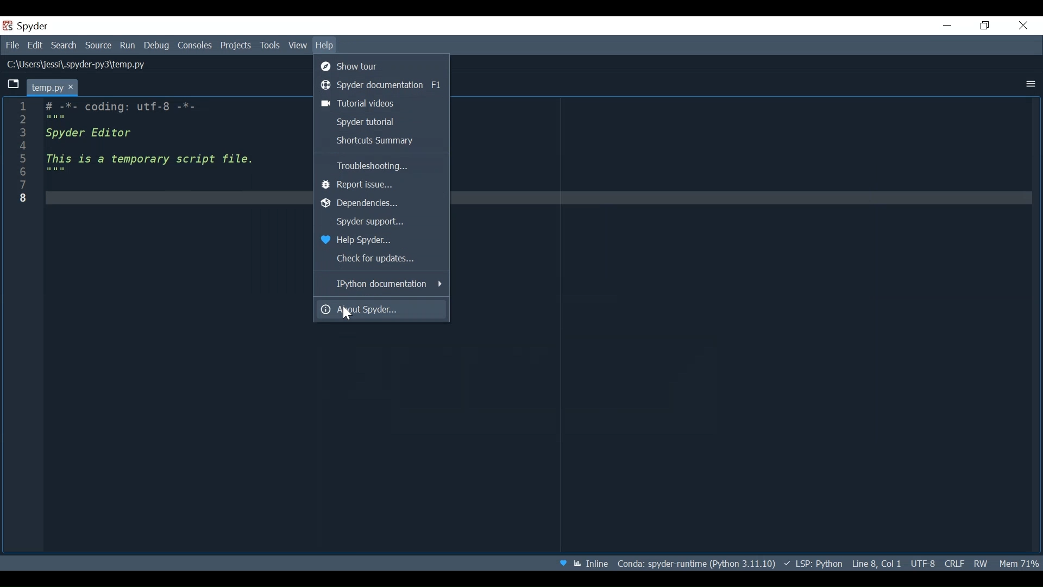  Describe the element at coordinates (81, 65) in the screenshot. I see `File Path` at that location.